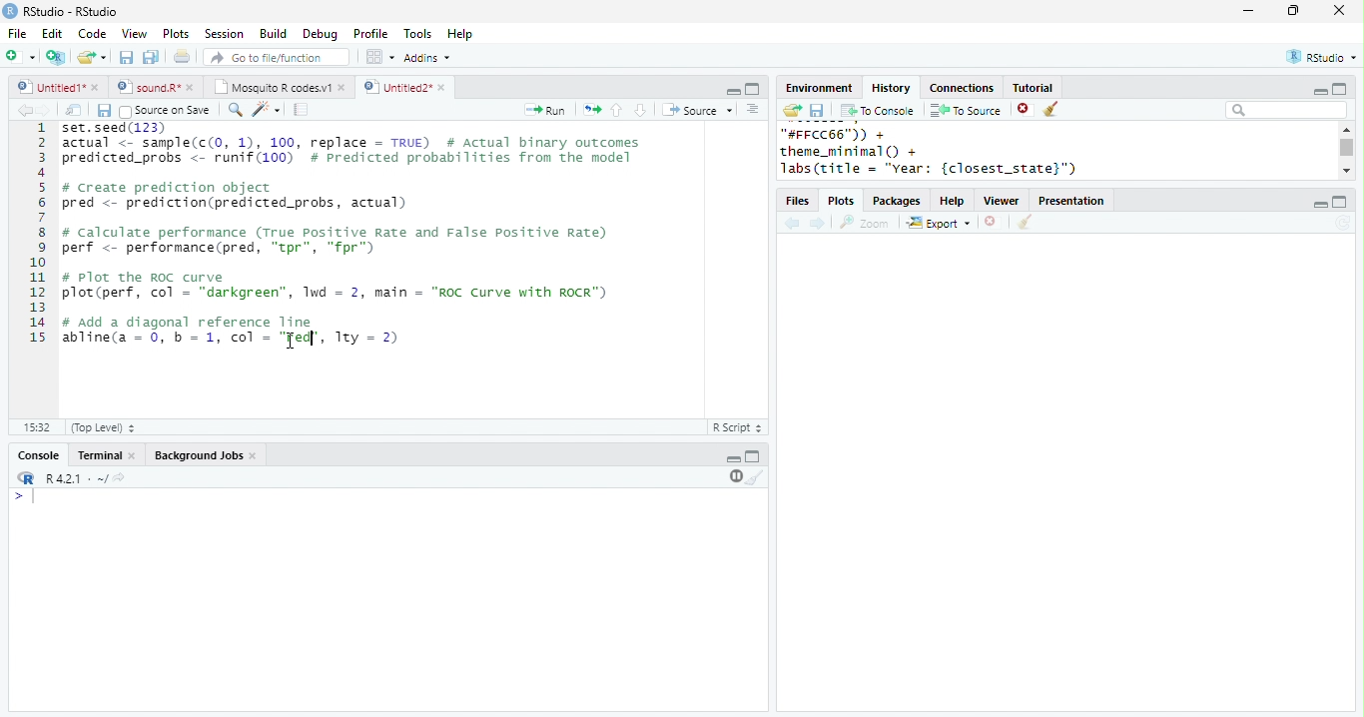 The image size is (1364, 717). Describe the element at coordinates (126, 57) in the screenshot. I see `save` at that location.